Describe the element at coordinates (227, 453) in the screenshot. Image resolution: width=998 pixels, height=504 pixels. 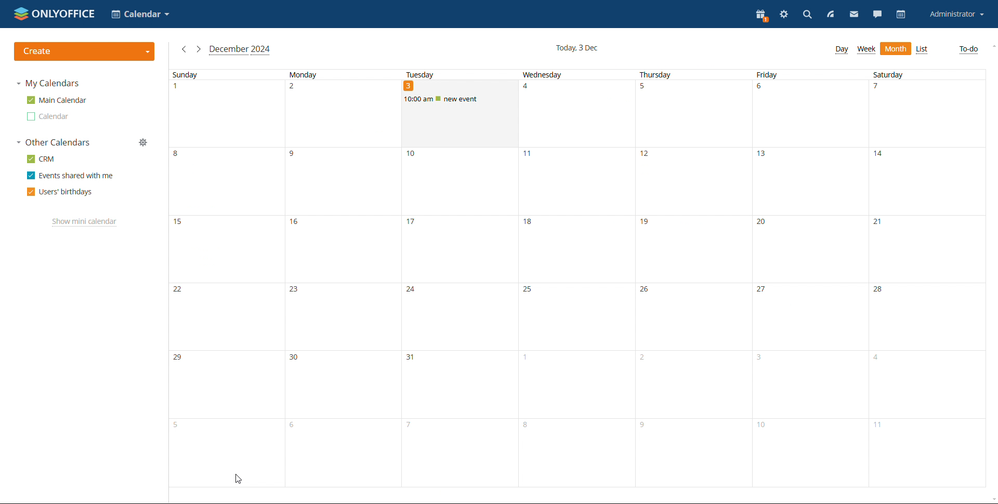
I see `5` at that location.